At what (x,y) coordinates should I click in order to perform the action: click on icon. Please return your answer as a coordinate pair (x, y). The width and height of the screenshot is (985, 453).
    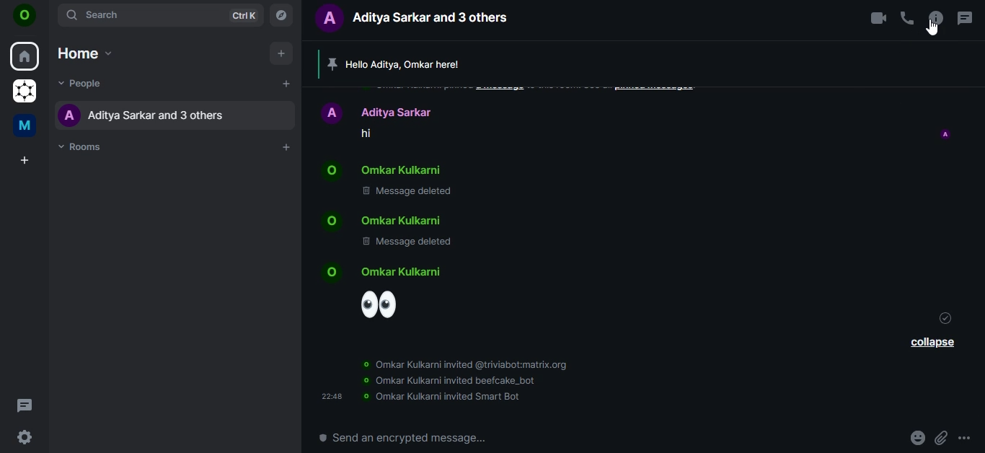
    Looking at the image, I should click on (25, 17).